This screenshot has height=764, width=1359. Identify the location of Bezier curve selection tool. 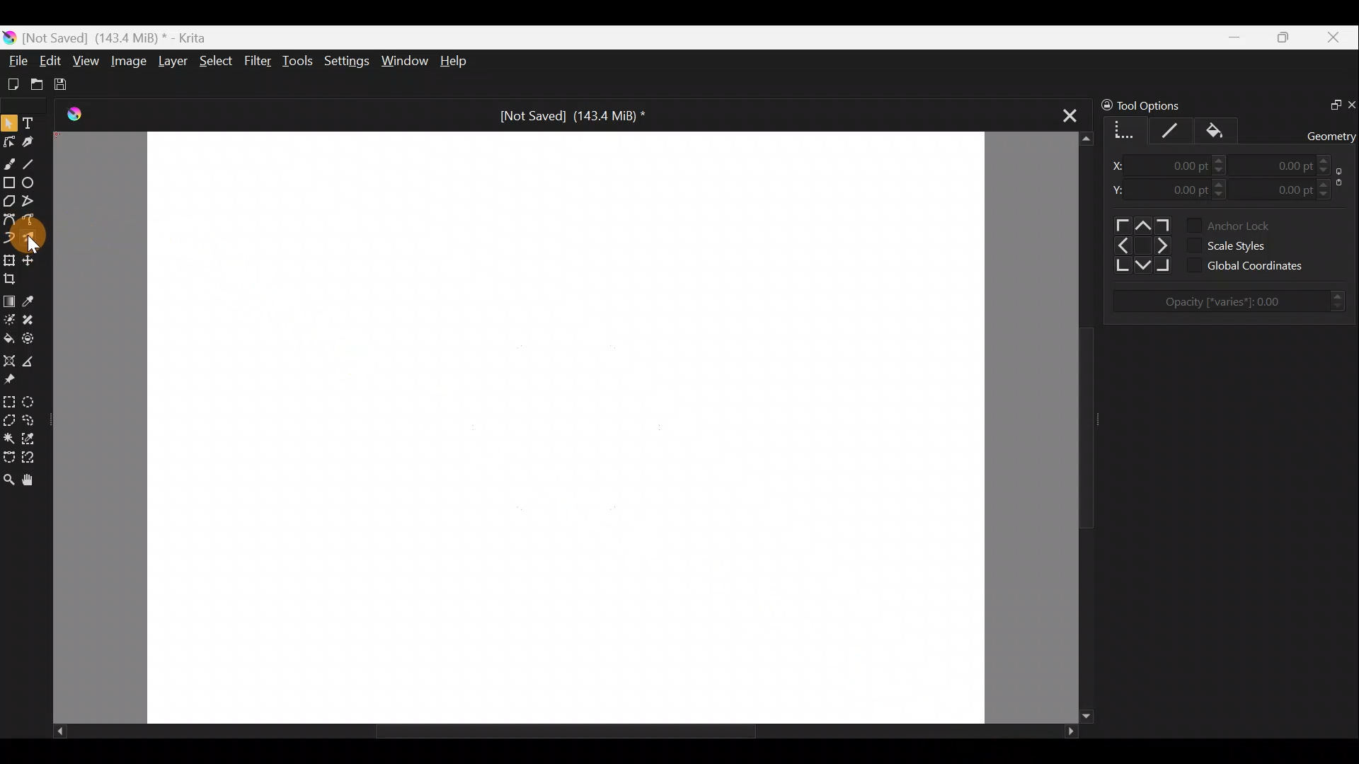
(8, 457).